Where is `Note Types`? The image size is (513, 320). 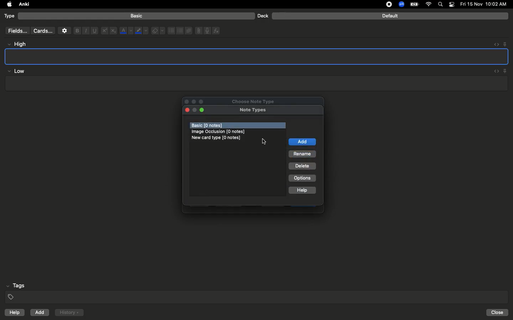 Note Types is located at coordinates (253, 111).